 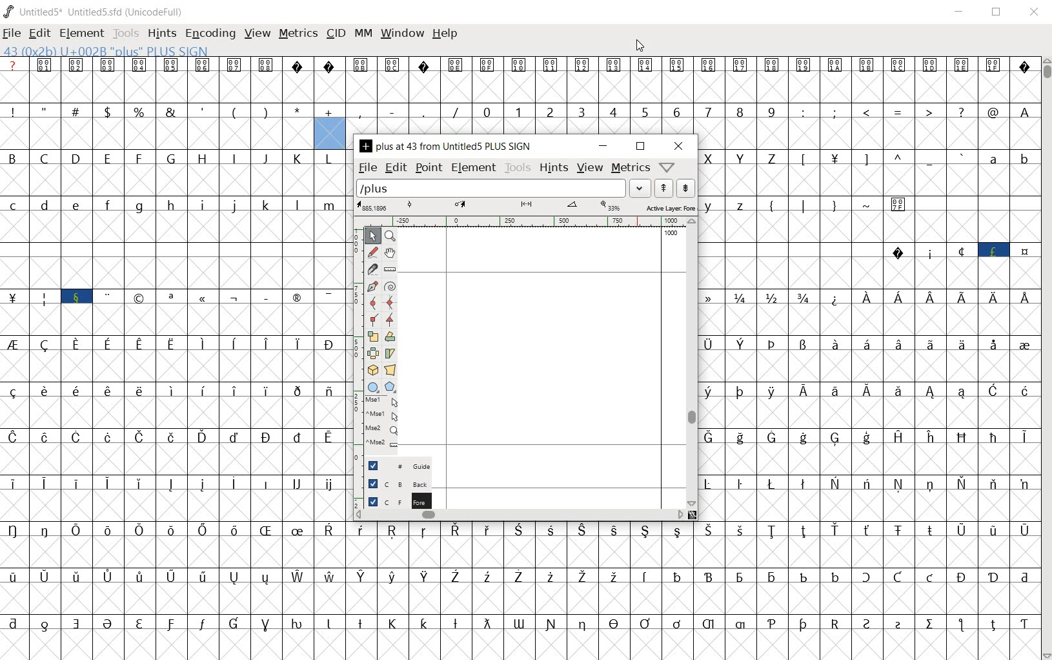 I want to click on Add a corner point, so click(x=373, y=319).